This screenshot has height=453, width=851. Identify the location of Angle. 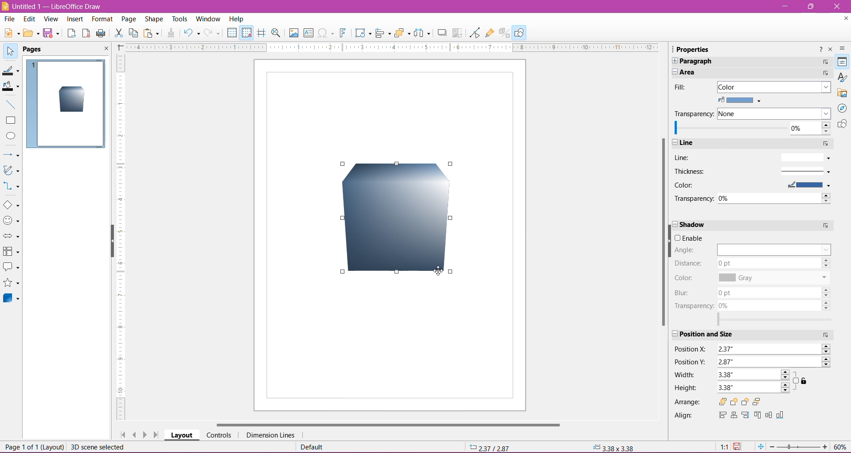
(693, 250).